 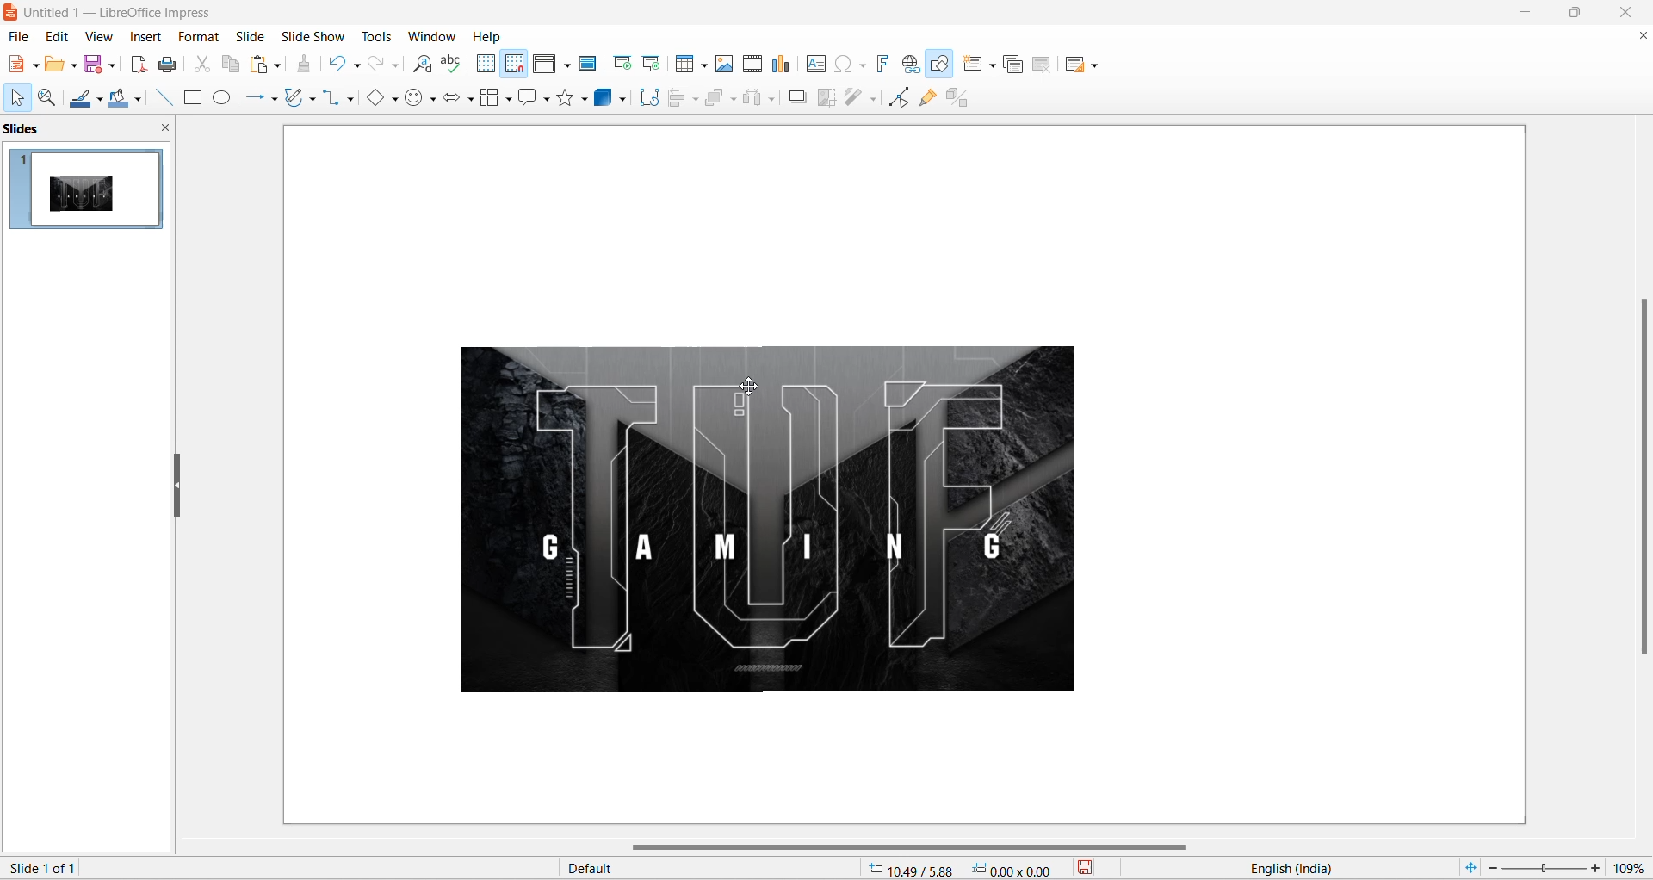 What do you see at coordinates (313, 101) in the screenshot?
I see `curve and polygons` at bounding box center [313, 101].